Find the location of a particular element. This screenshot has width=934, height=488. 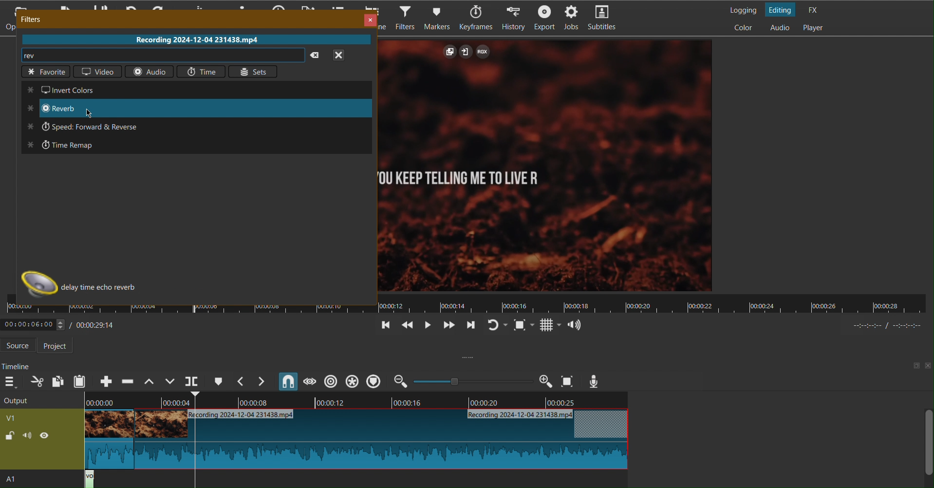

Subtitles is located at coordinates (607, 19).